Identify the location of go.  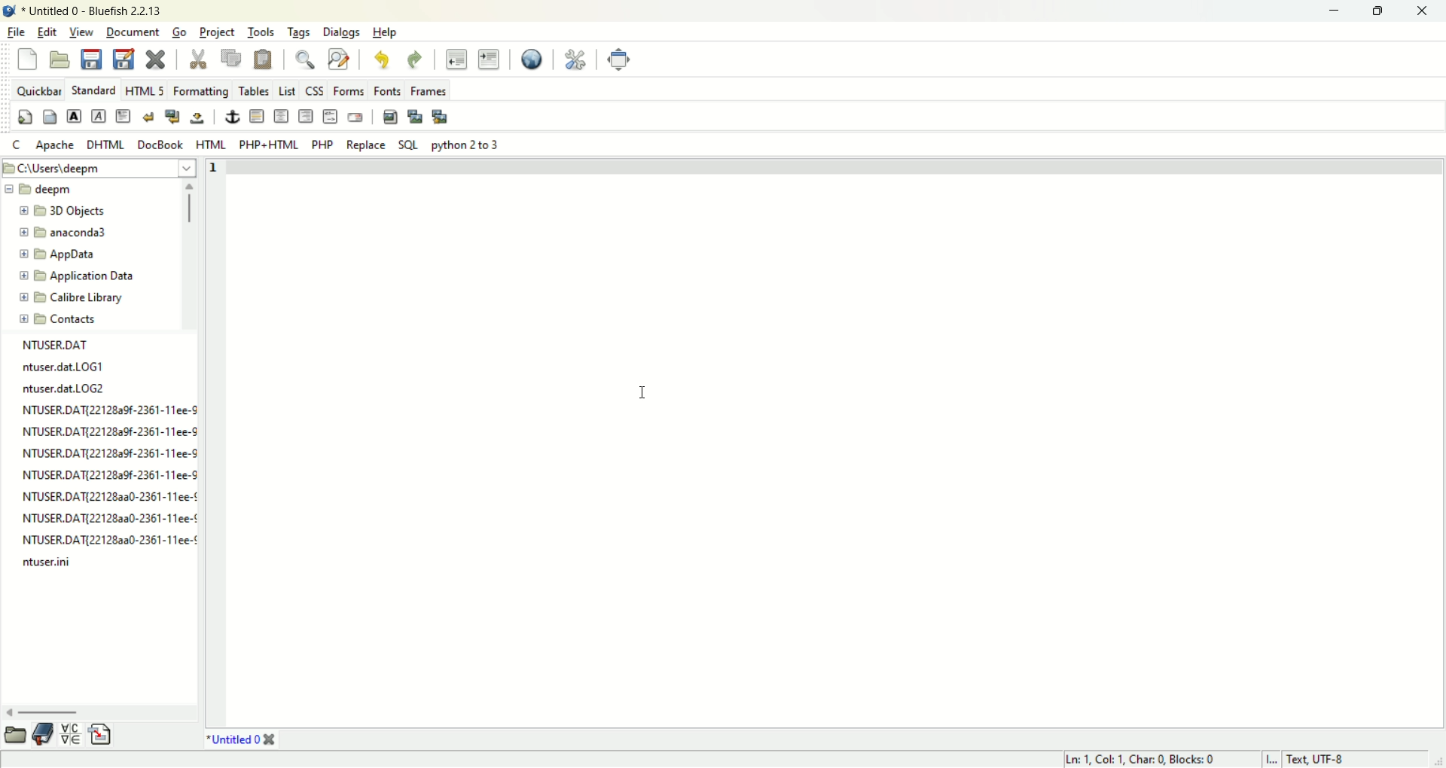
(178, 32).